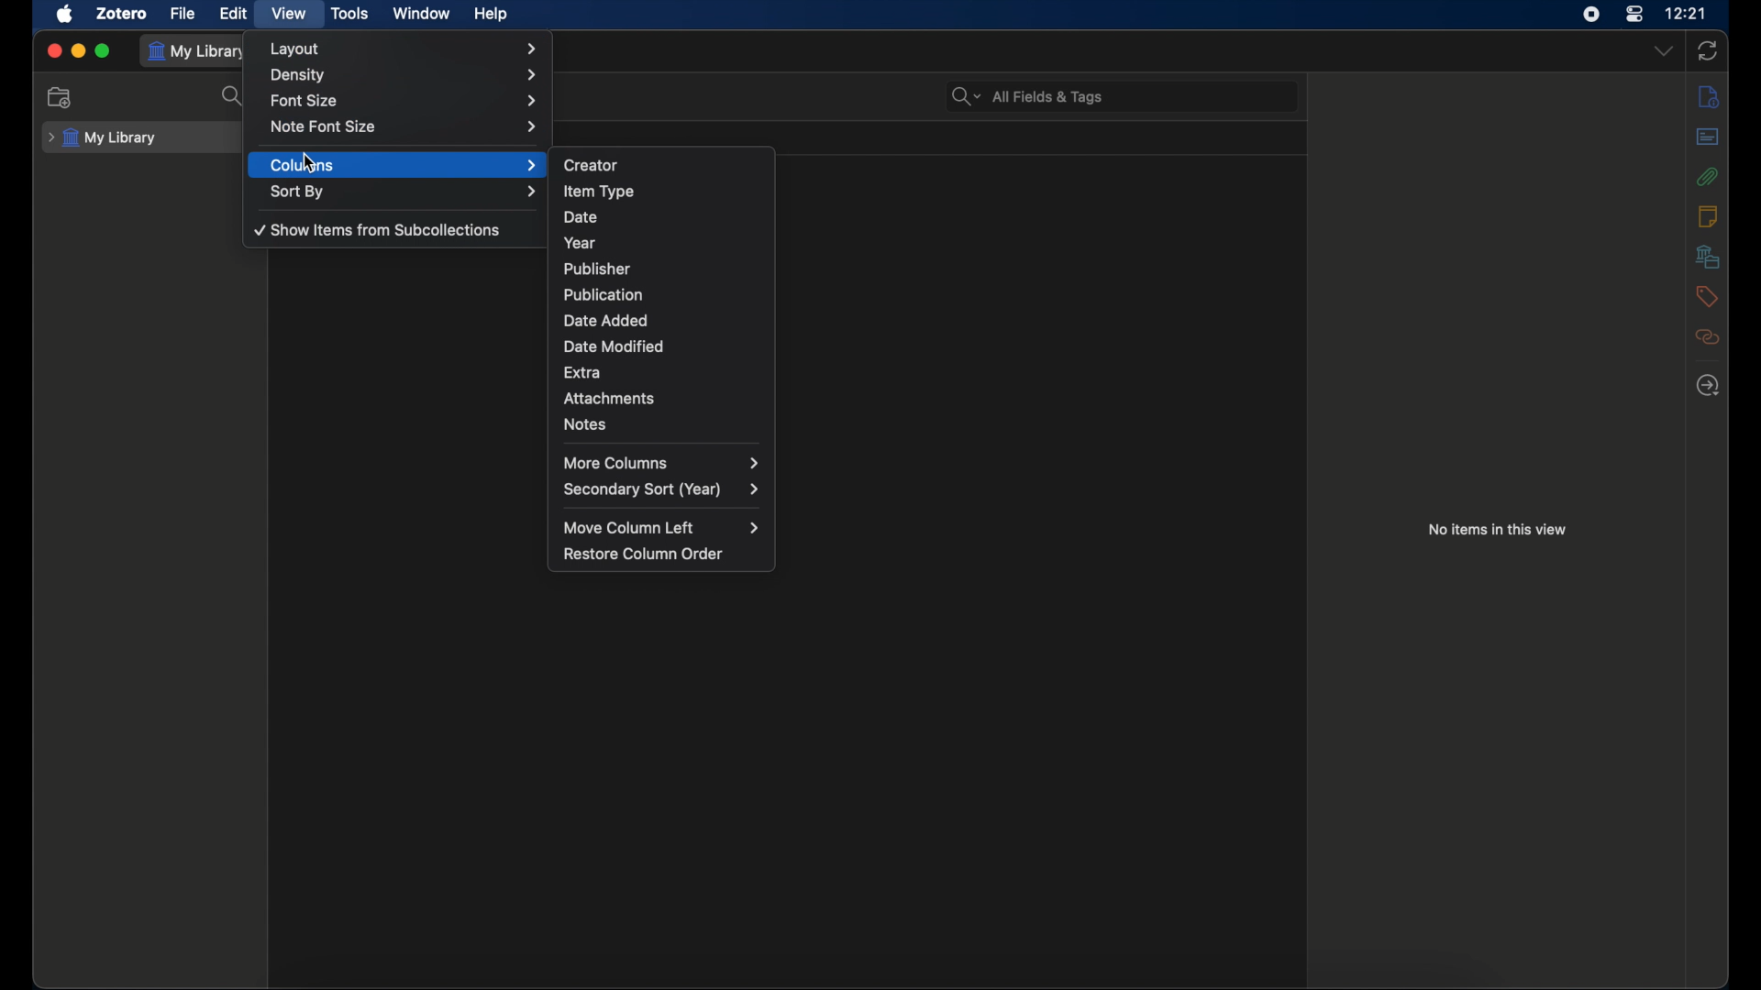  I want to click on maximize, so click(105, 51).